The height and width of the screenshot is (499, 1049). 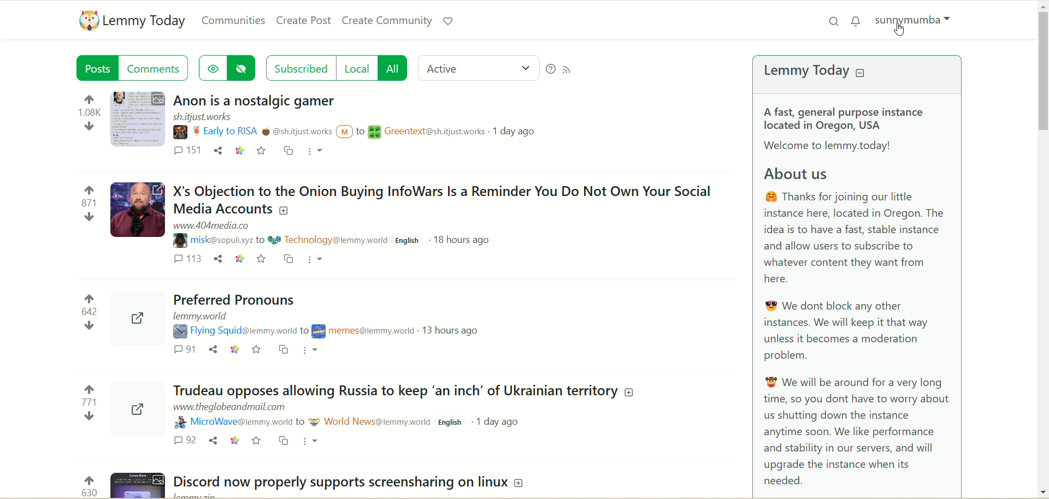 What do you see at coordinates (314, 352) in the screenshot?
I see `More options` at bounding box center [314, 352].